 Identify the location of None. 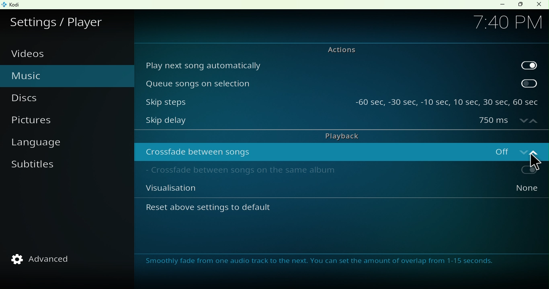
(509, 191).